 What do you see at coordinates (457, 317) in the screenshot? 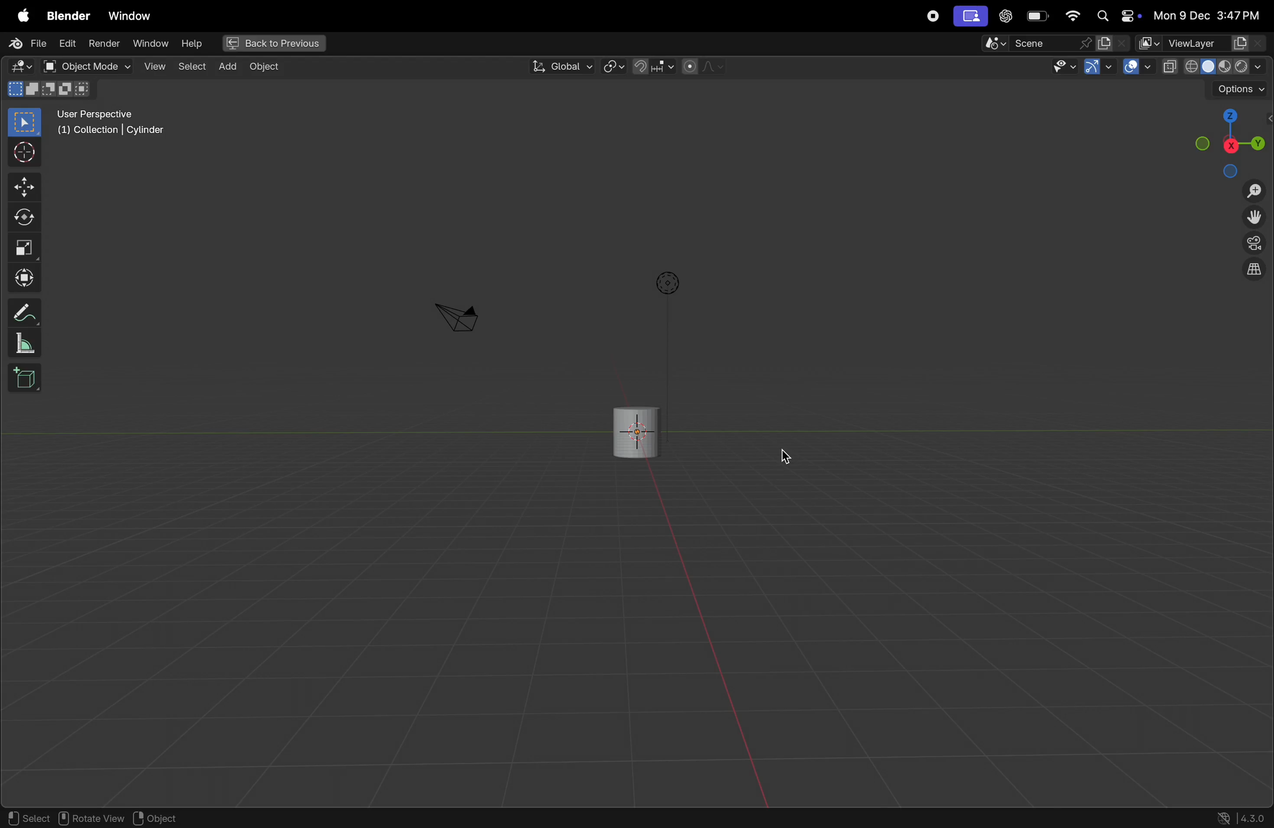
I see `camera` at bounding box center [457, 317].